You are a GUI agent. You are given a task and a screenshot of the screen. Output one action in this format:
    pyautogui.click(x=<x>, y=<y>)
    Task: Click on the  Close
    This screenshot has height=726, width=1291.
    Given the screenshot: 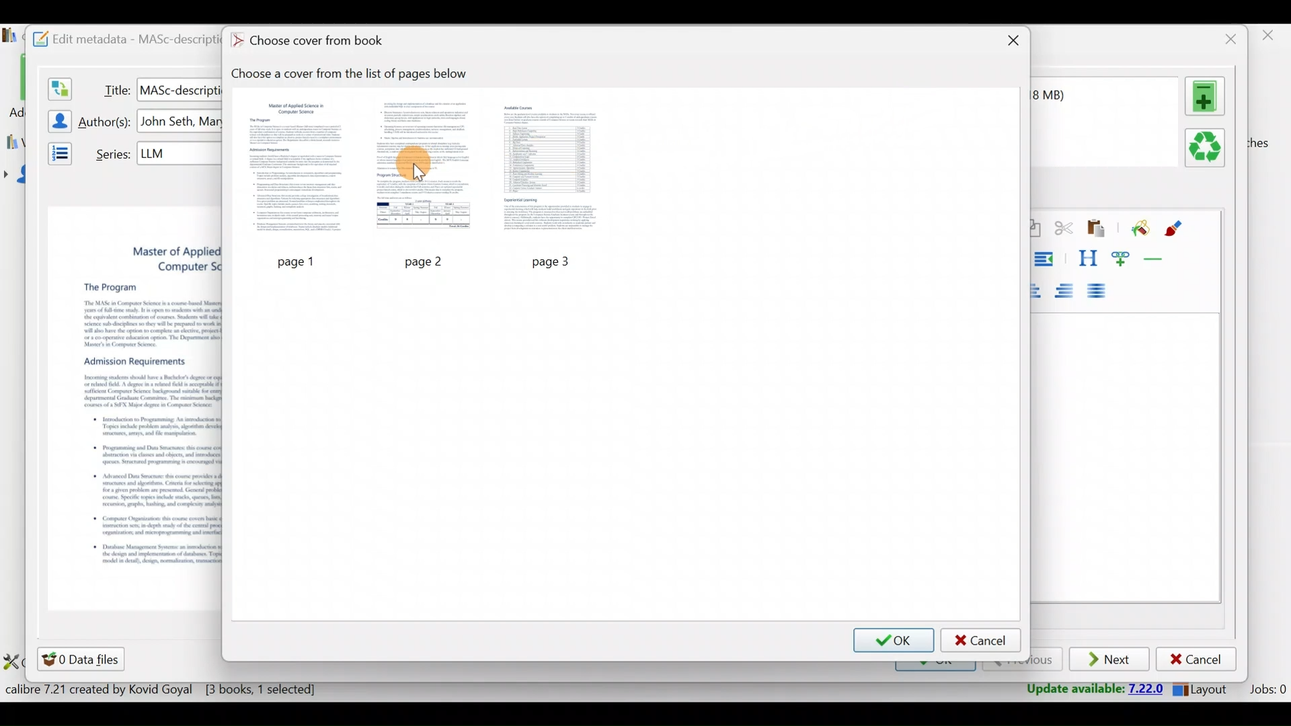 What is the action you would take?
    pyautogui.click(x=1270, y=39)
    